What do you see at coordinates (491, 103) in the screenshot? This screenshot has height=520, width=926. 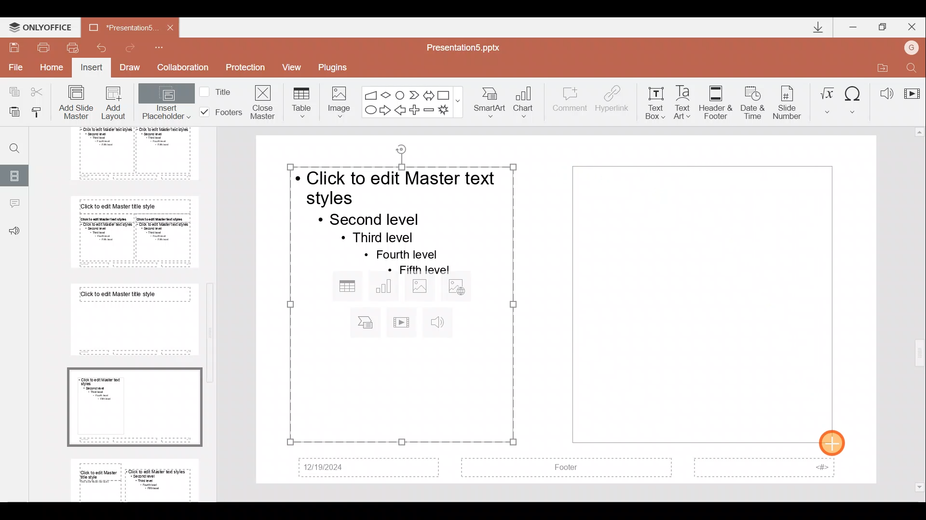 I see `SmartArt` at bounding box center [491, 103].